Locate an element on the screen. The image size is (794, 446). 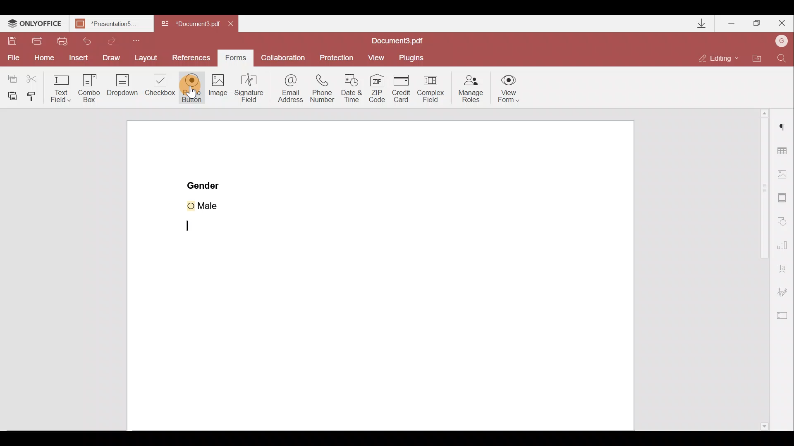
Editing mode is located at coordinates (722, 55).